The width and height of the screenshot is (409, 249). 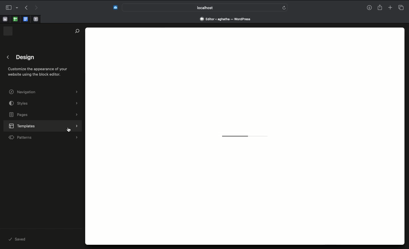 What do you see at coordinates (44, 115) in the screenshot?
I see `Pages` at bounding box center [44, 115].